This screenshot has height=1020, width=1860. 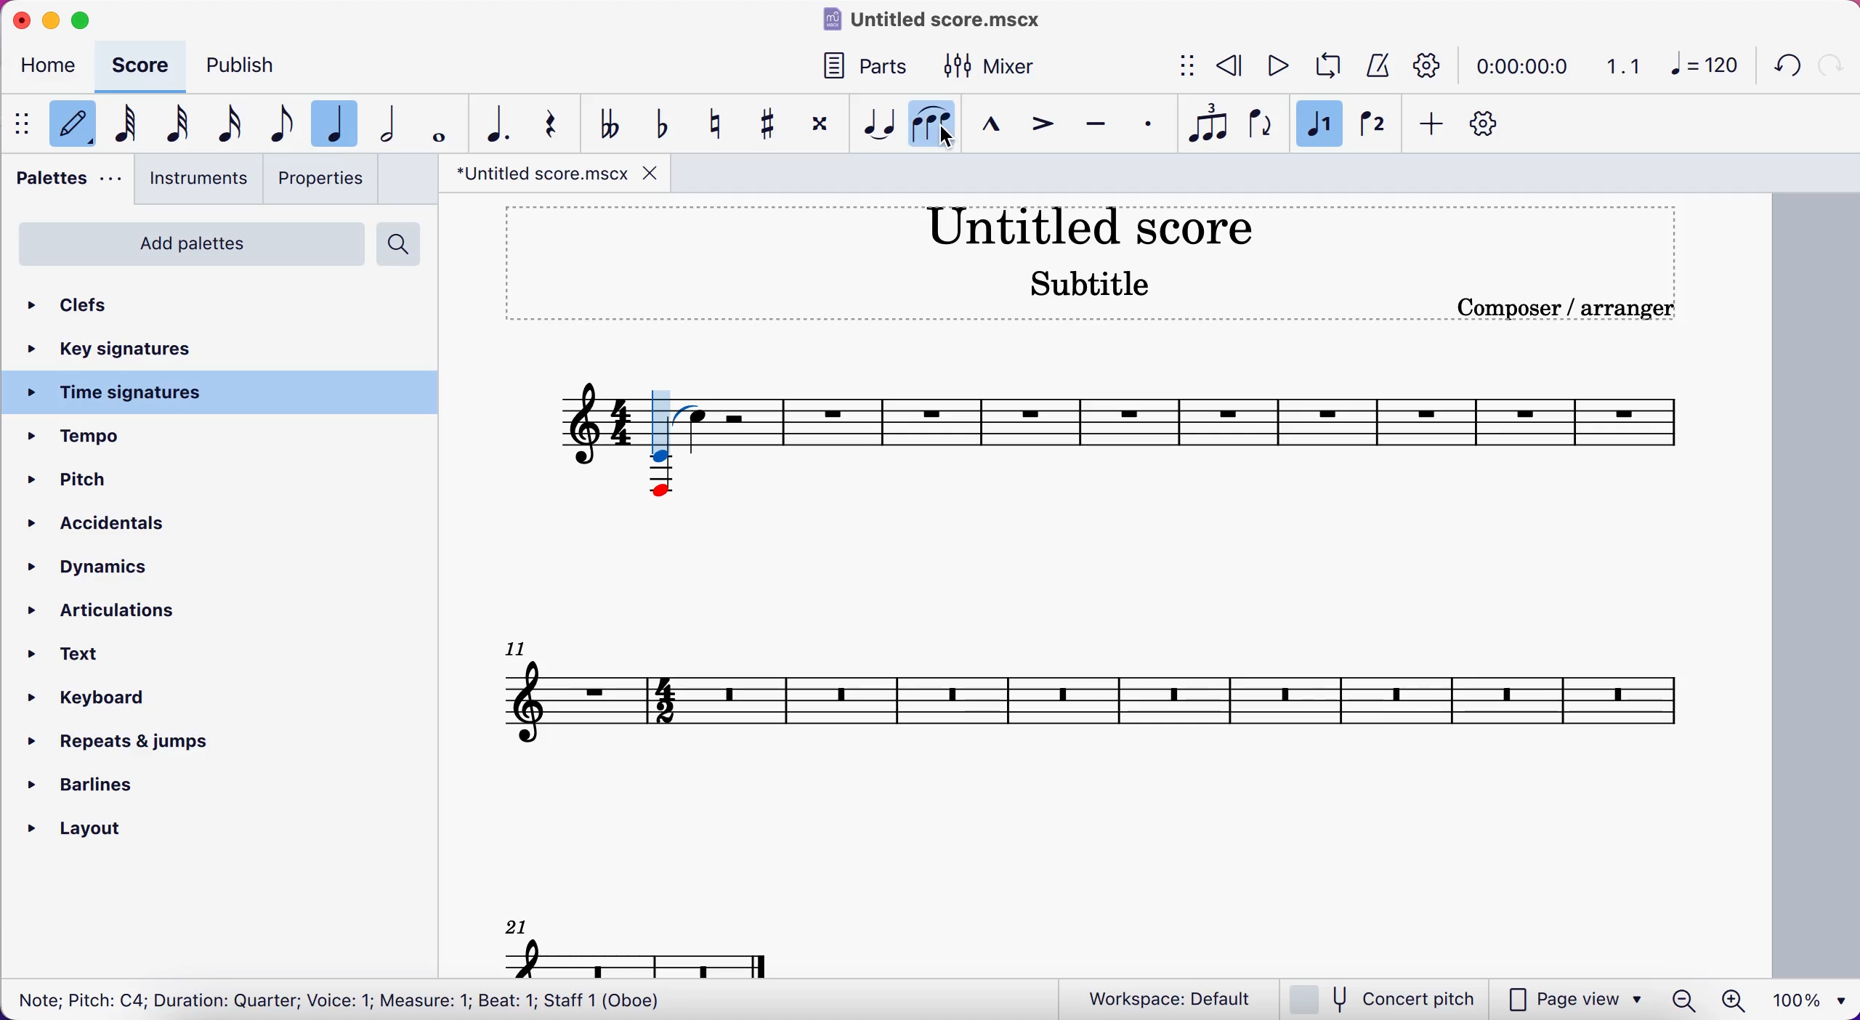 What do you see at coordinates (1521, 65) in the screenshot?
I see `0:00:00:0` at bounding box center [1521, 65].